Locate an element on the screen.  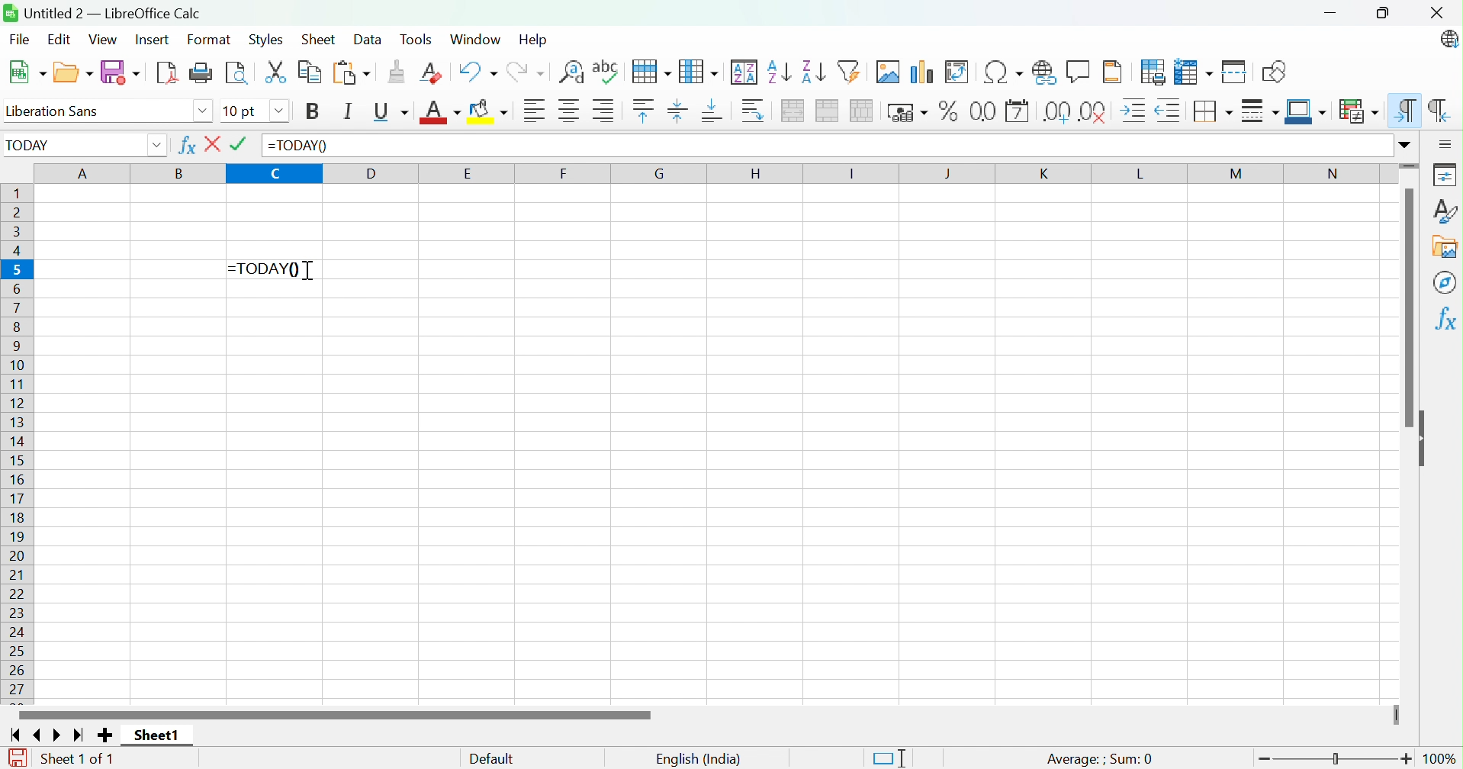
Zoom out is located at coordinates (1264, 761).